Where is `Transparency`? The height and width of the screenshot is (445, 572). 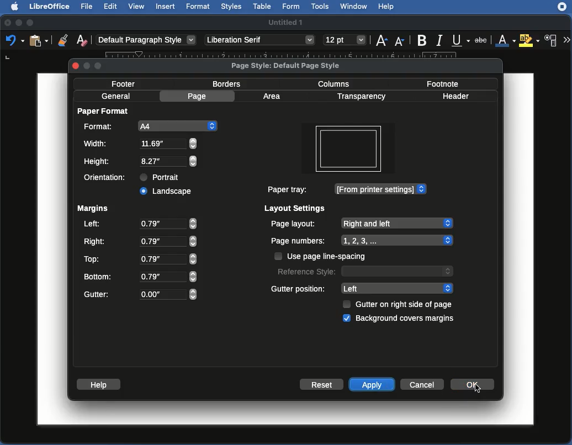 Transparency is located at coordinates (364, 97).